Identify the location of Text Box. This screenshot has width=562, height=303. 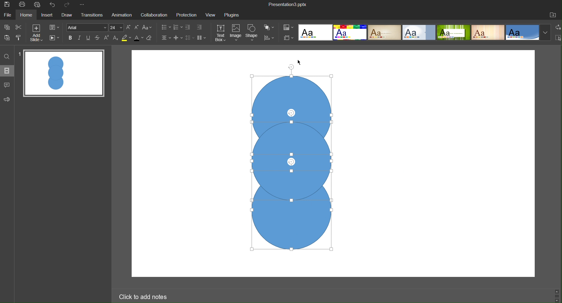
(221, 33).